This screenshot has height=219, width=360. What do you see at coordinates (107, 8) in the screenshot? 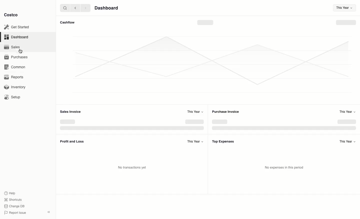
I see `Dashboard` at bounding box center [107, 8].